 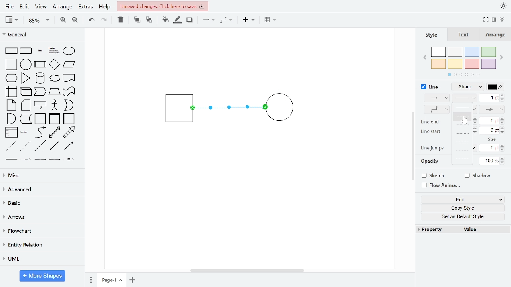 What do you see at coordinates (461, 159) in the screenshot?
I see `dotted 3` at bounding box center [461, 159].